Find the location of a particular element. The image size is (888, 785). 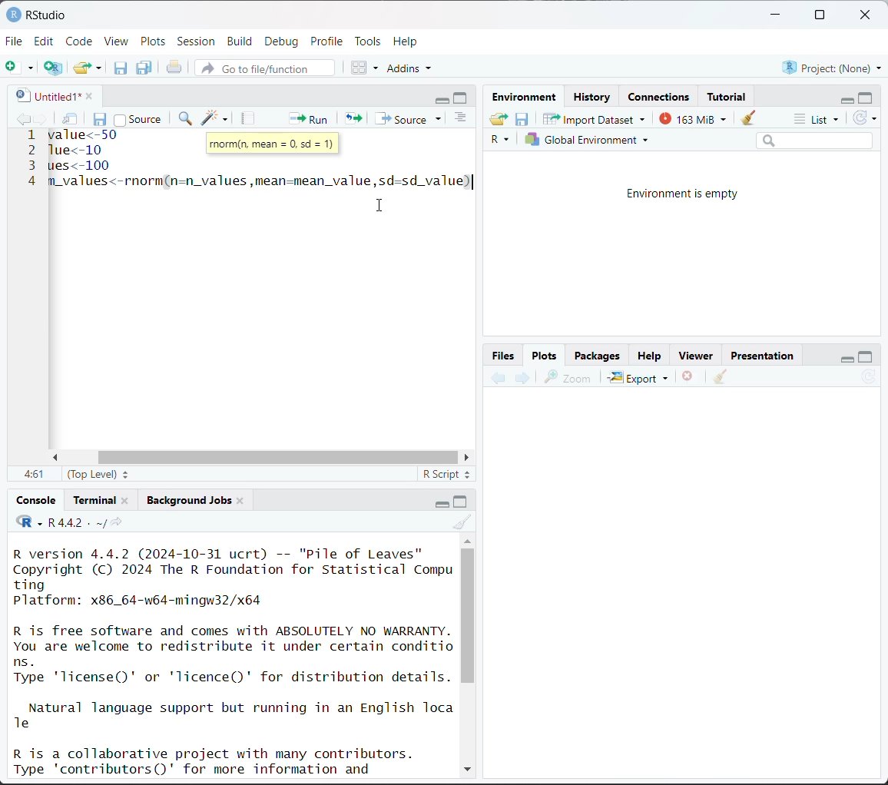

addins is located at coordinates (412, 68).